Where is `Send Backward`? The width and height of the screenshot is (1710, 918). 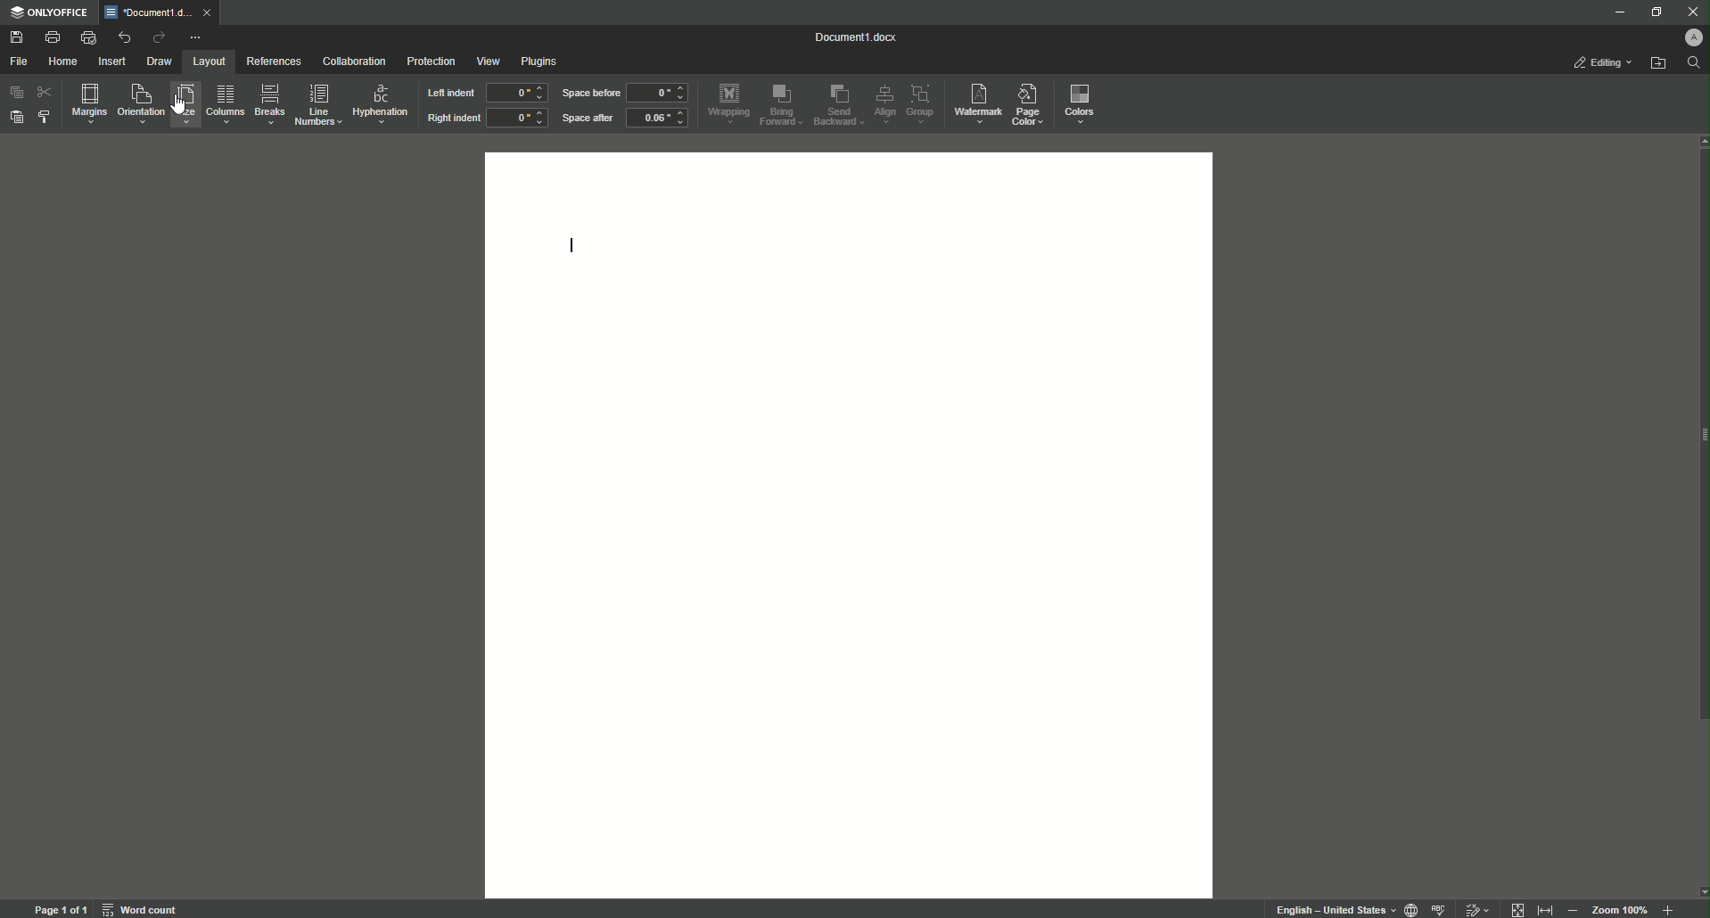 Send Backward is located at coordinates (837, 105).